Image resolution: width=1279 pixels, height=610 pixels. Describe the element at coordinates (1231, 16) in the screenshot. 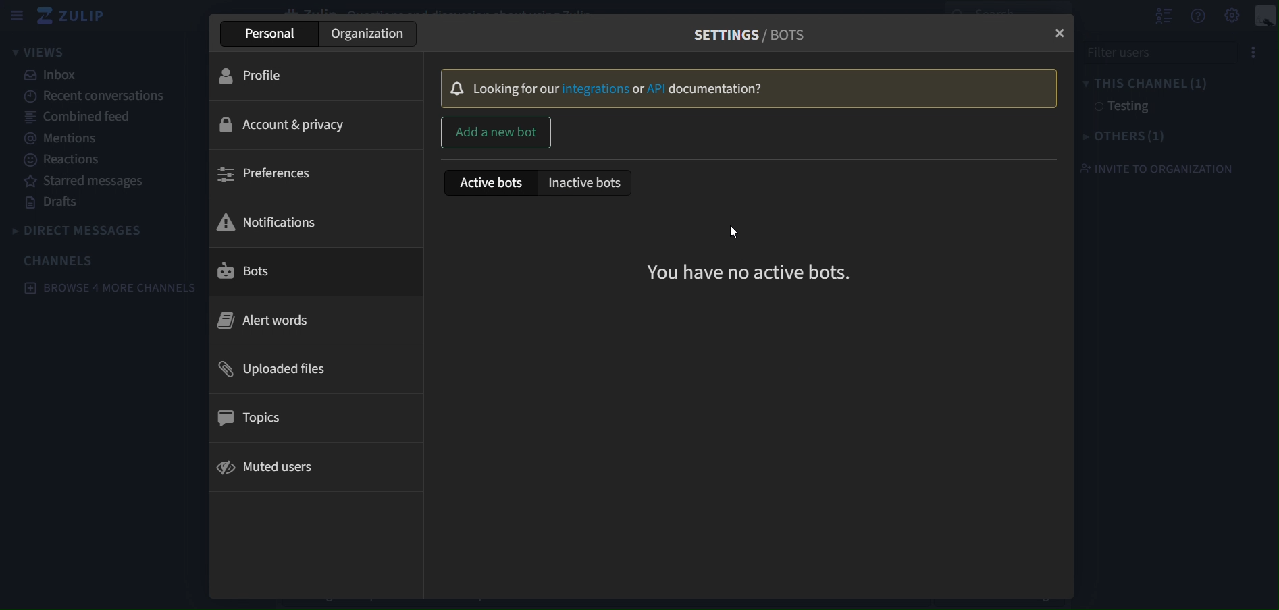

I see `main menu` at that location.